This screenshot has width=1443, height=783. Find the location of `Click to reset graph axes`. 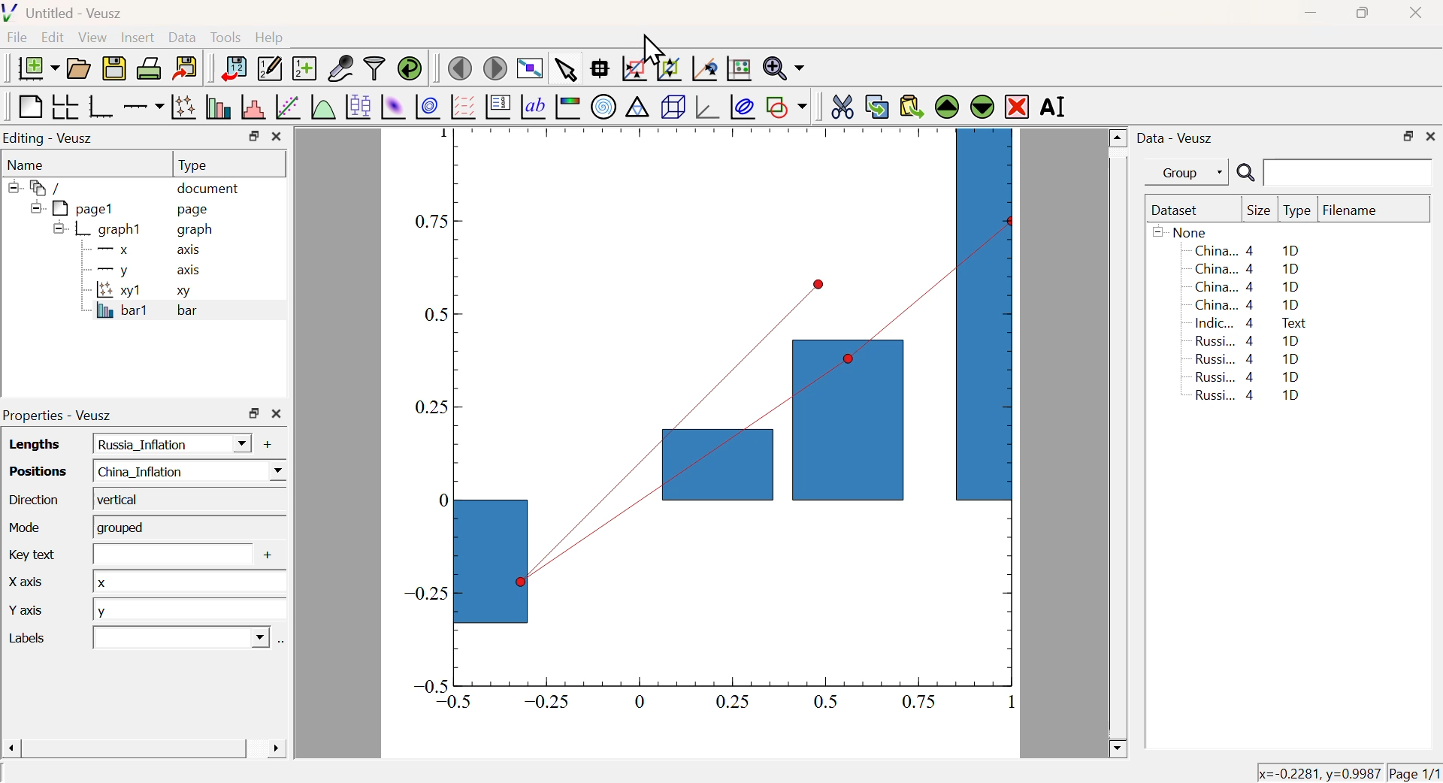

Click to reset graph axes is located at coordinates (702, 69).